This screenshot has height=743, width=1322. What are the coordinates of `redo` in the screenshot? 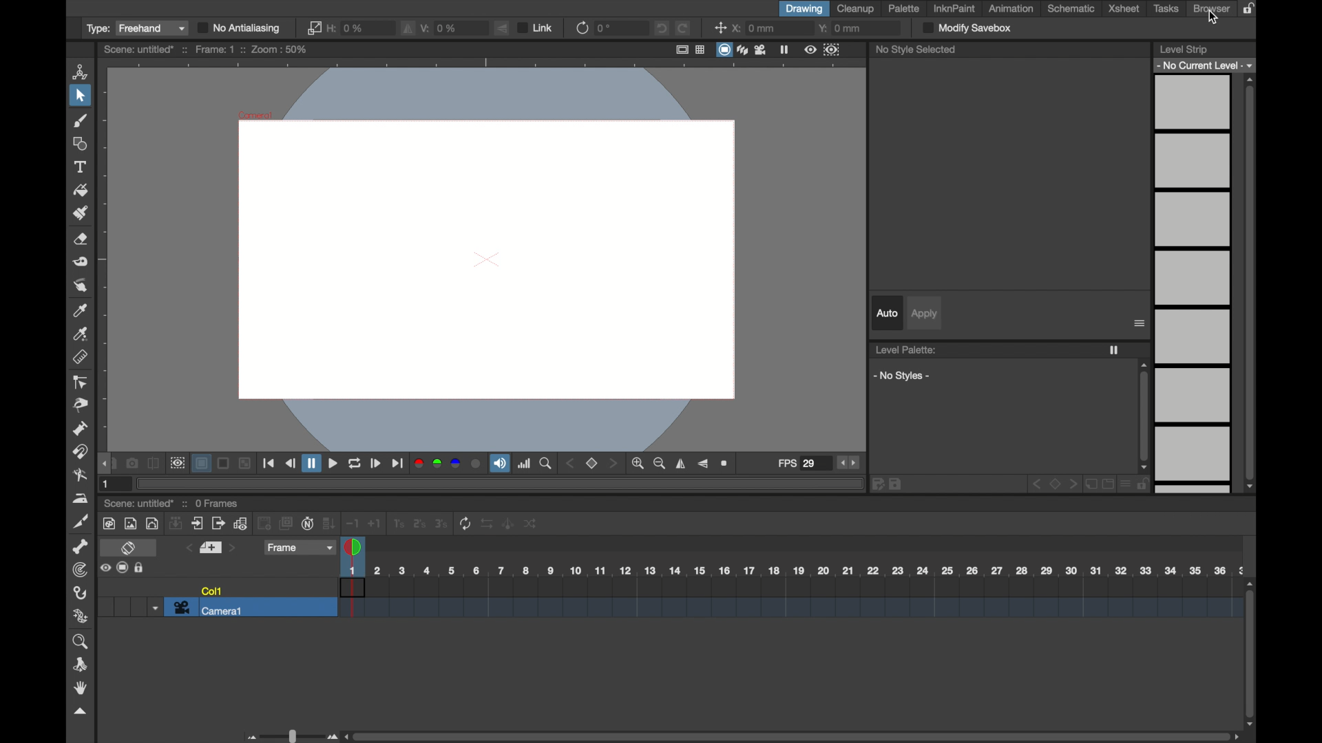 It's located at (682, 28).